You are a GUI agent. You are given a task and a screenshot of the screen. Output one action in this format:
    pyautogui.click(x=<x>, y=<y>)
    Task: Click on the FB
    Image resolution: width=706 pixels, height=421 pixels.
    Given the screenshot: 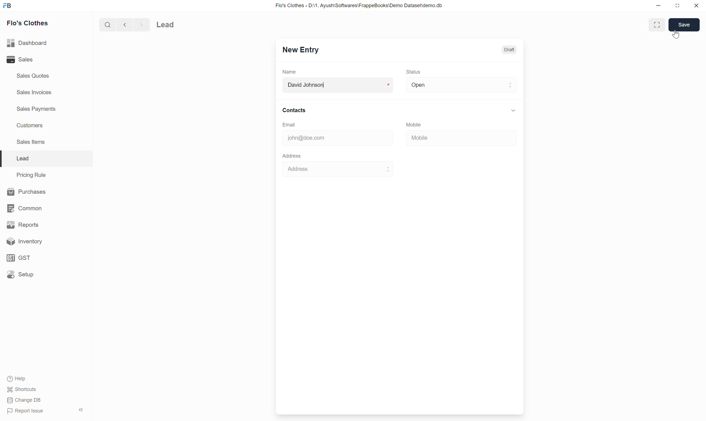 What is the action you would take?
    pyautogui.click(x=8, y=6)
    